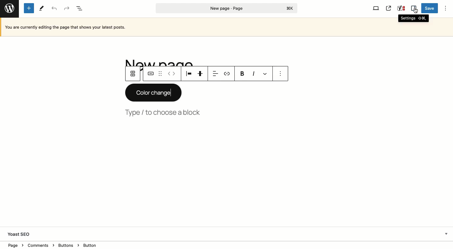 The image size is (453, 249). I want to click on Redo, so click(66, 8).